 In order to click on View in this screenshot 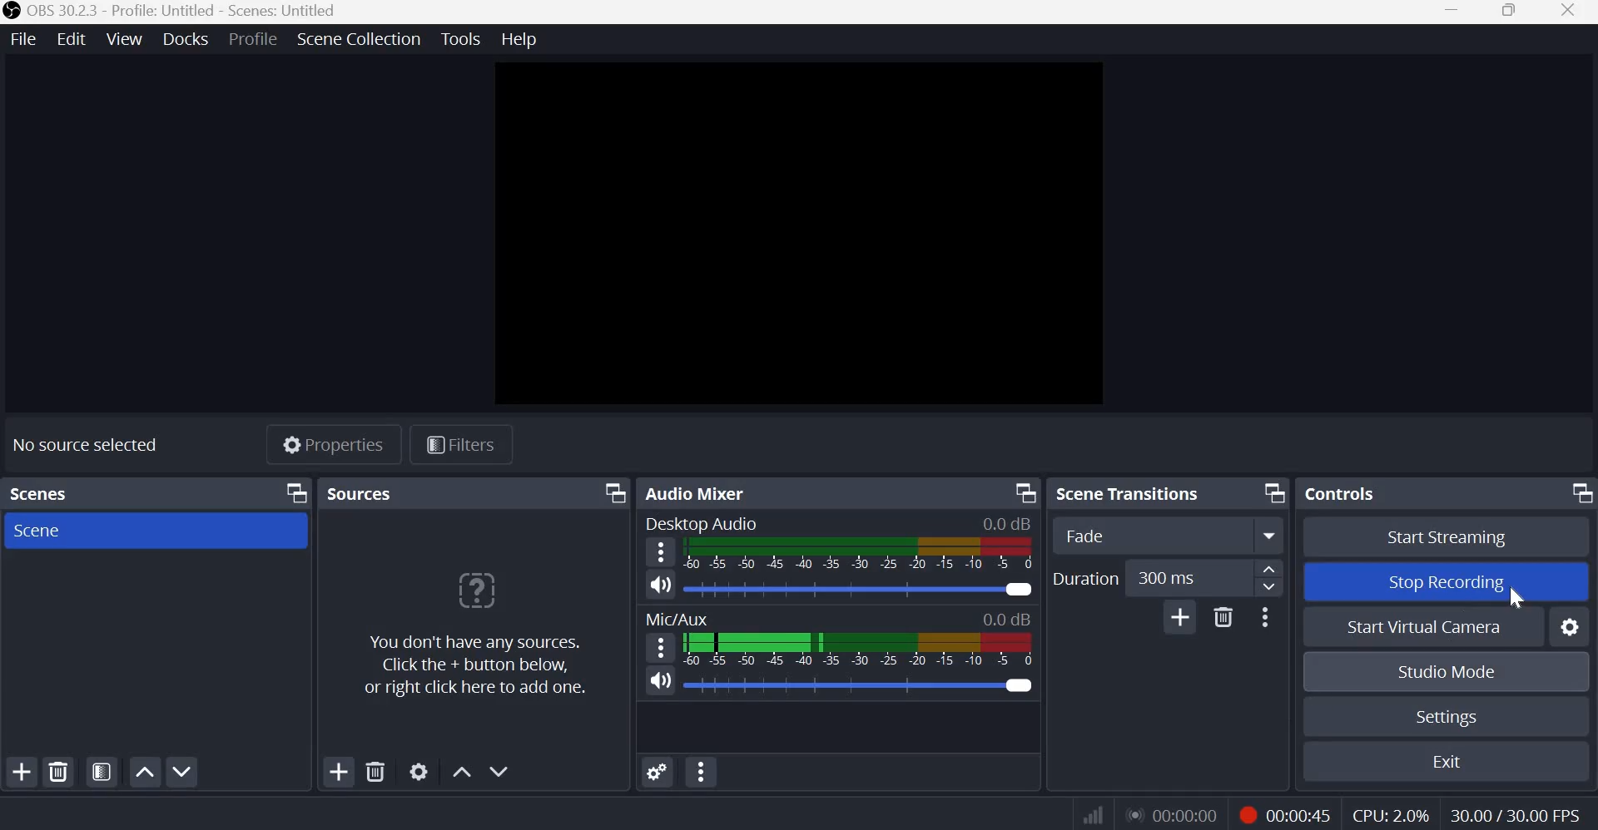, I will do `click(126, 38)`.